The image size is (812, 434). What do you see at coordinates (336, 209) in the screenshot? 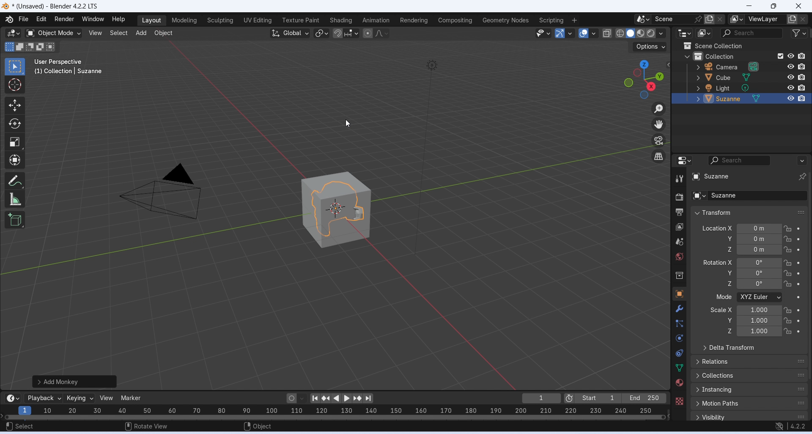
I see `monkey` at bounding box center [336, 209].